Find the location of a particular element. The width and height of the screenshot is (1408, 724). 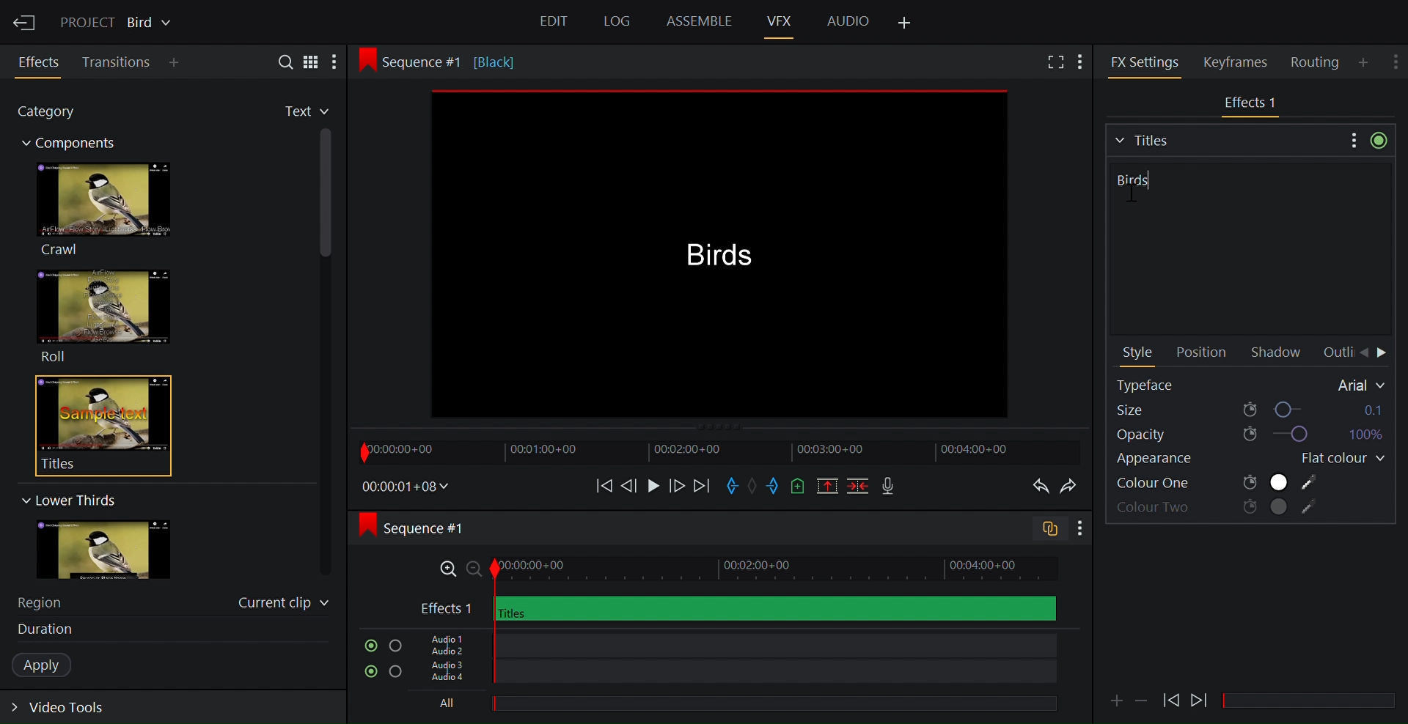

Style is located at coordinates (1139, 354).